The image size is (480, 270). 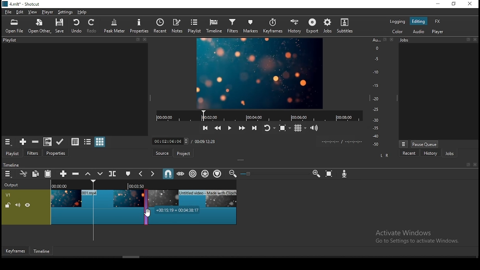 What do you see at coordinates (144, 205) in the screenshot?
I see `transitionJobs` at bounding box center [144, 205].